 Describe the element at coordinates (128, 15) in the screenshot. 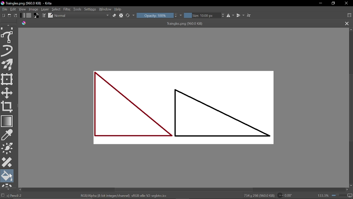

I see `Reload original preset` at that location.